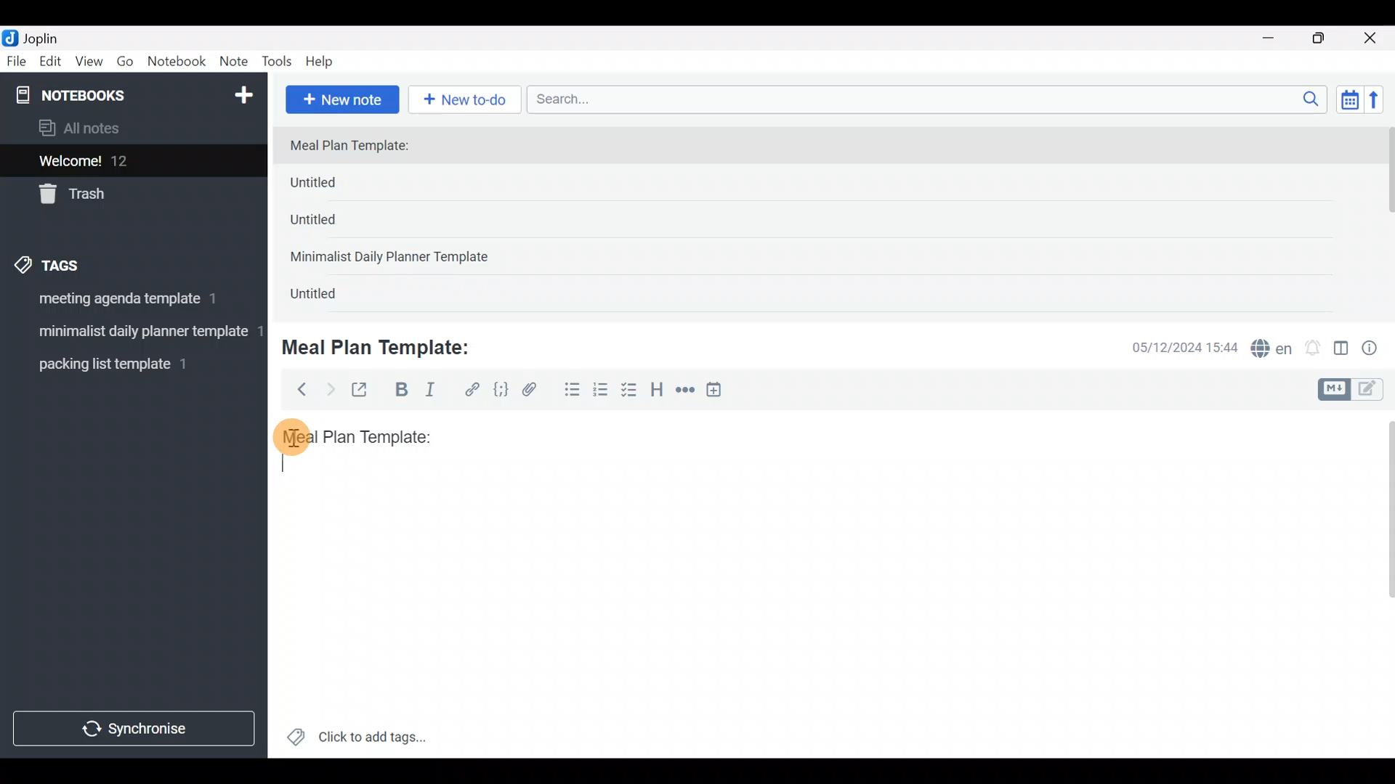 This screenshot has width=1395, height=784. What do you see at coordinates (337, 186) in the screenshot?
I see `Untitled` at bounding box center [337, 186].